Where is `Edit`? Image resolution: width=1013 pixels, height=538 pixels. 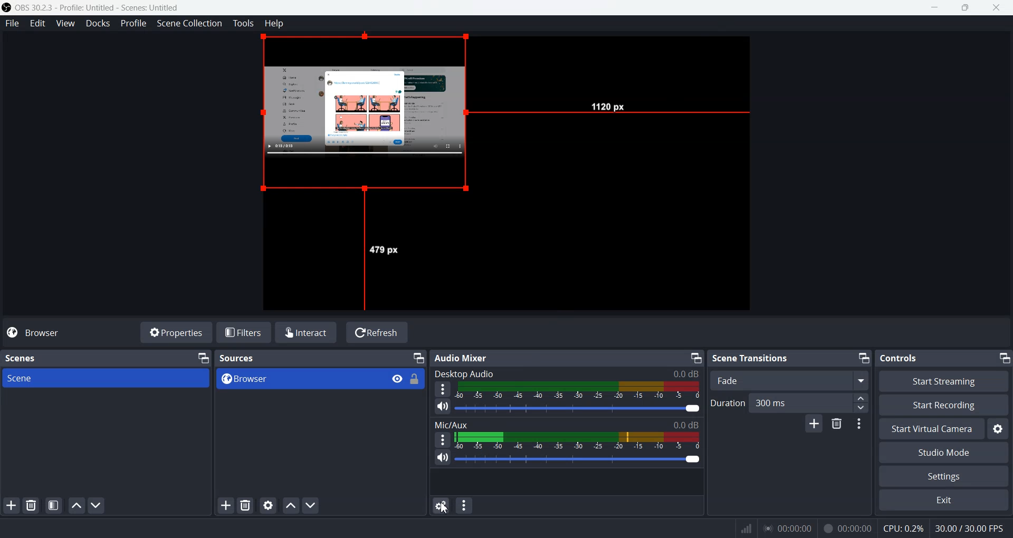 Edit is located at coordinates (38, 23).